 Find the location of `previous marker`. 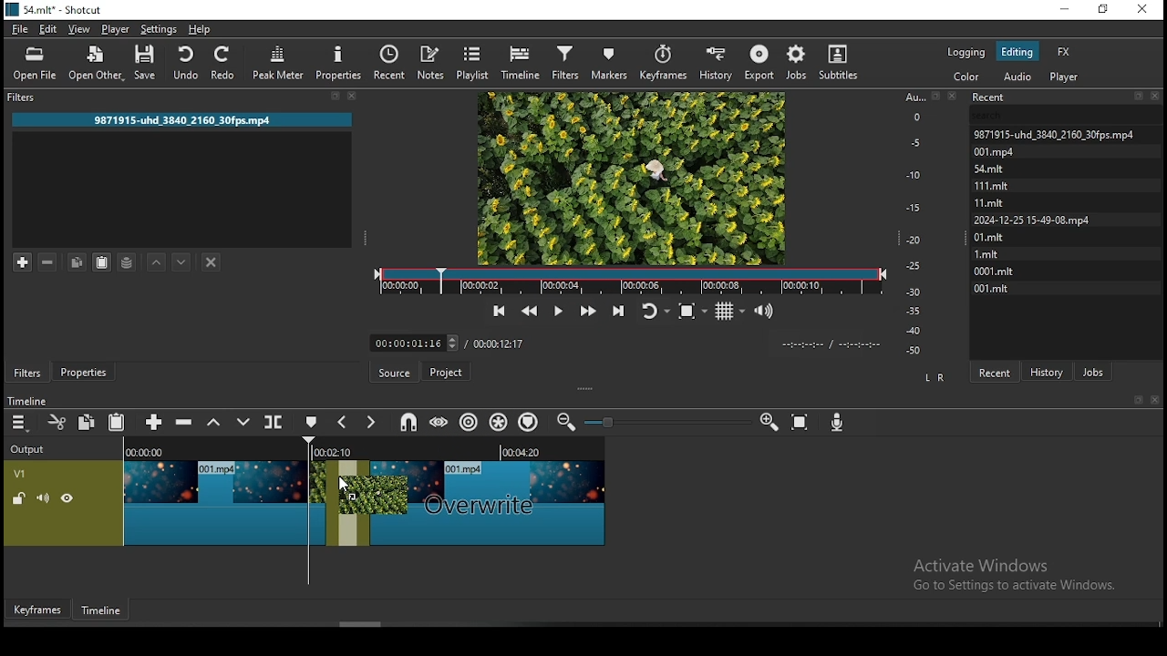

previous marker is located at coordinates (342, 423).